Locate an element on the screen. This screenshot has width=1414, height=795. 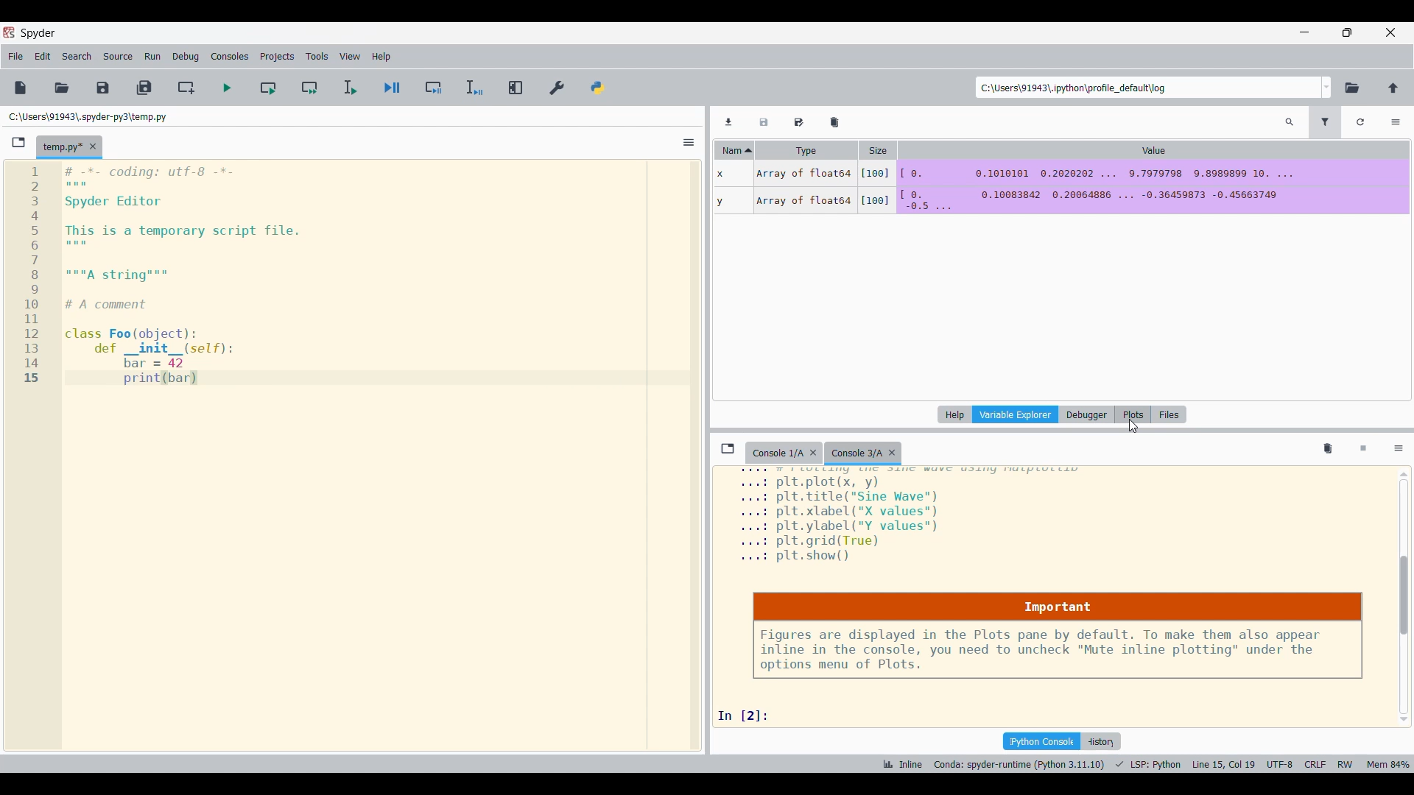
Run selection/current file is located at coordinates (351, 88).